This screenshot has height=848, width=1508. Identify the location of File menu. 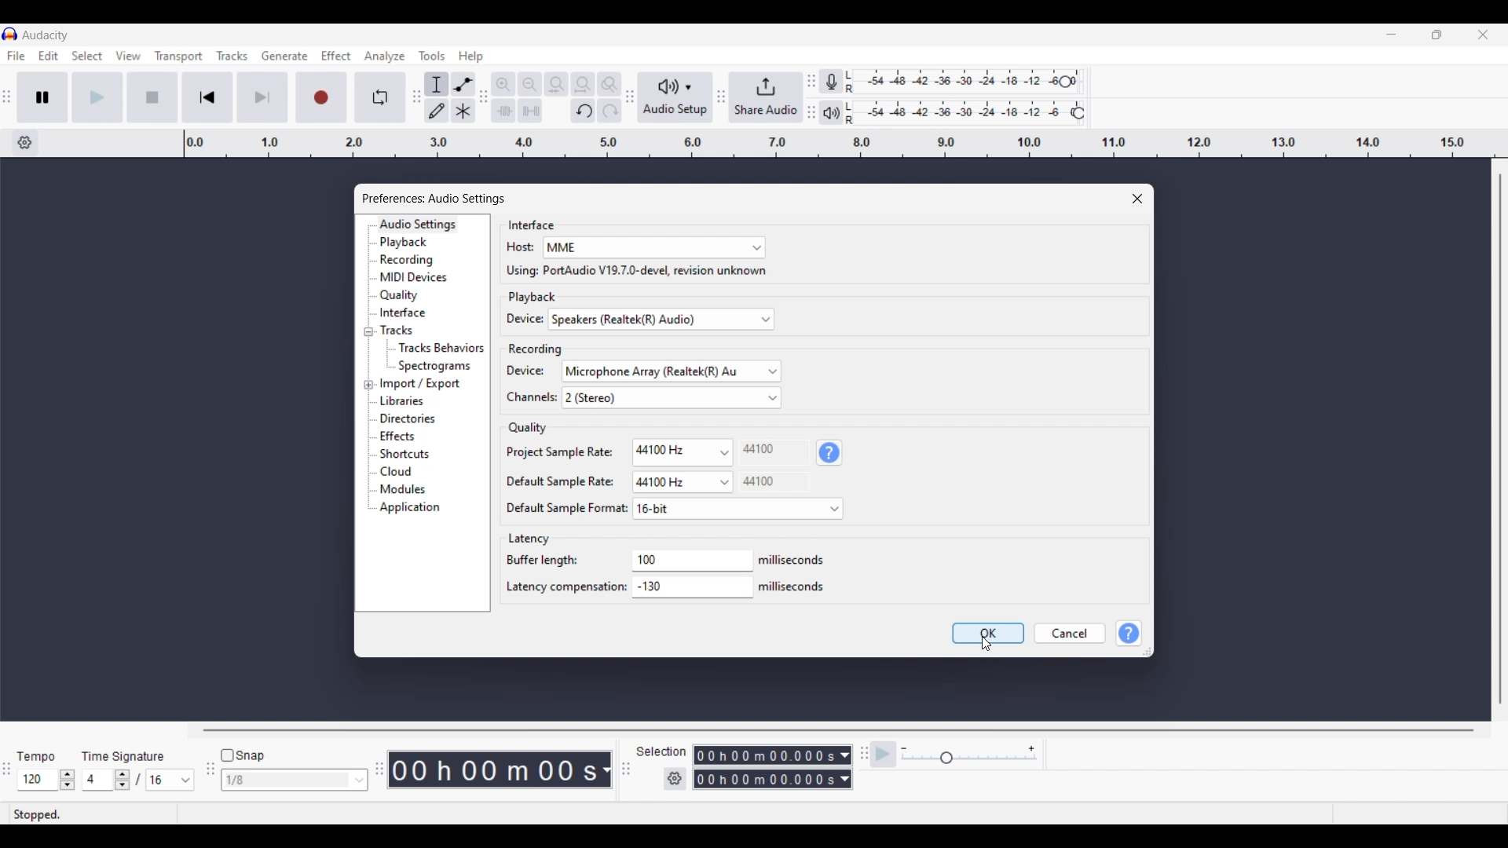
(16, 56).